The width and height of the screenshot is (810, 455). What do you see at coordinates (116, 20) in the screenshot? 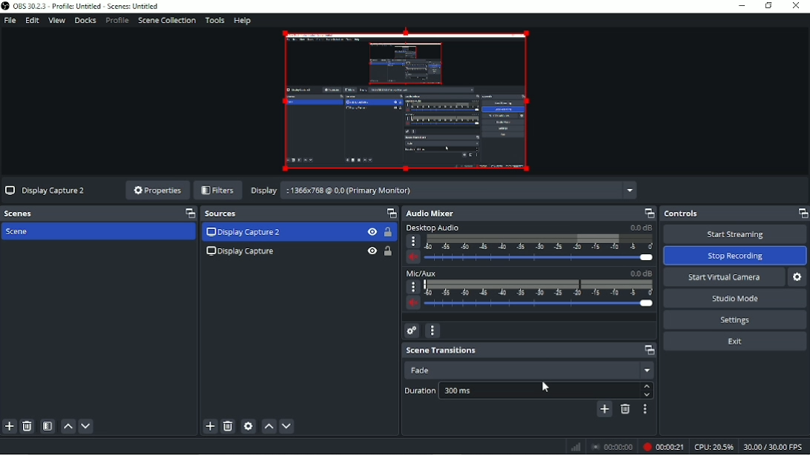
I see `Profile` at bounding box center [116, 20].